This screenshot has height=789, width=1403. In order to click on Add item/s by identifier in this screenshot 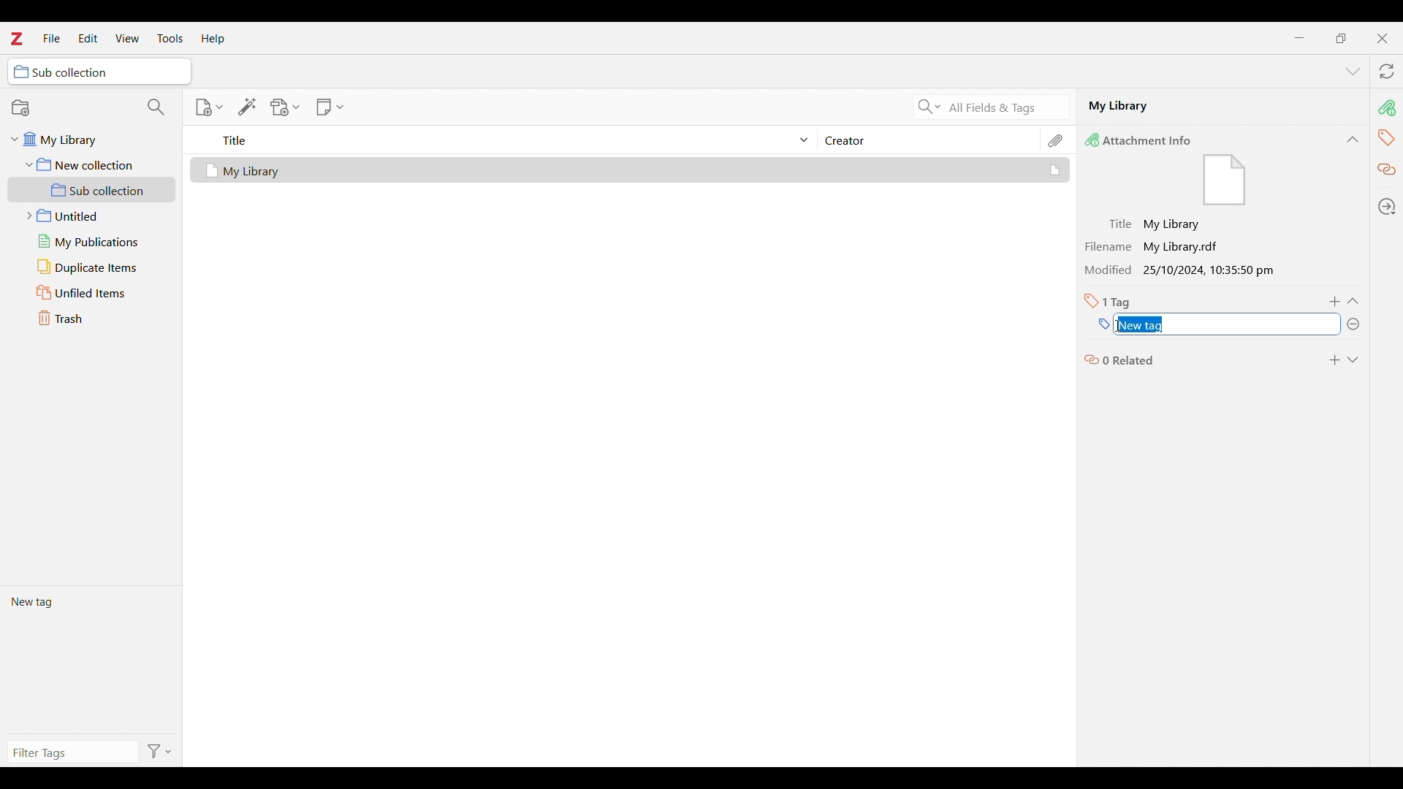, I will do `click(248, 107)`.